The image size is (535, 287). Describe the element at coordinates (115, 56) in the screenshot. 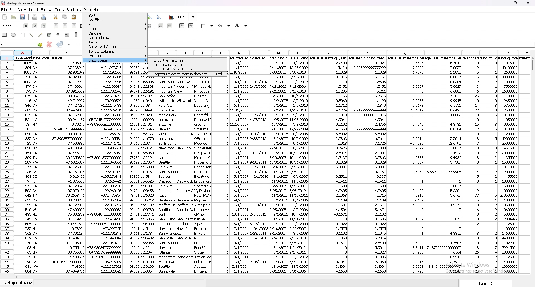

I see `import data` at that location.